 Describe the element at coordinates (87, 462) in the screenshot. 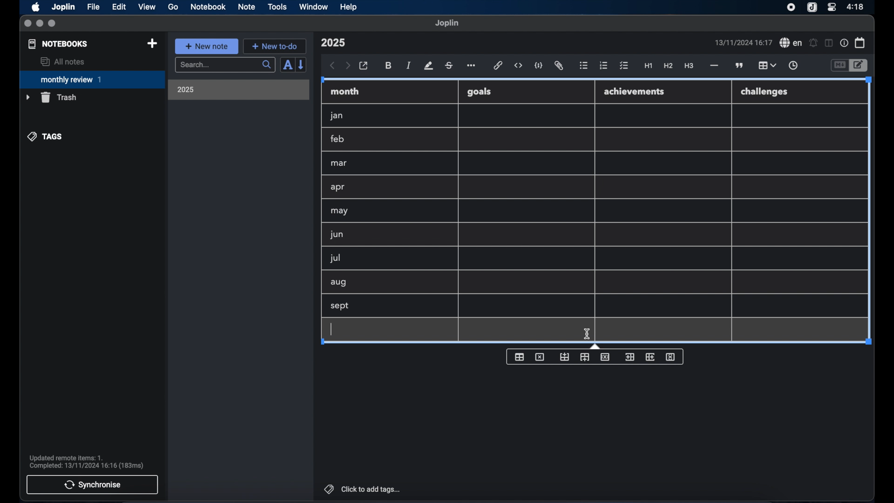

I see `sync notification` at that location.